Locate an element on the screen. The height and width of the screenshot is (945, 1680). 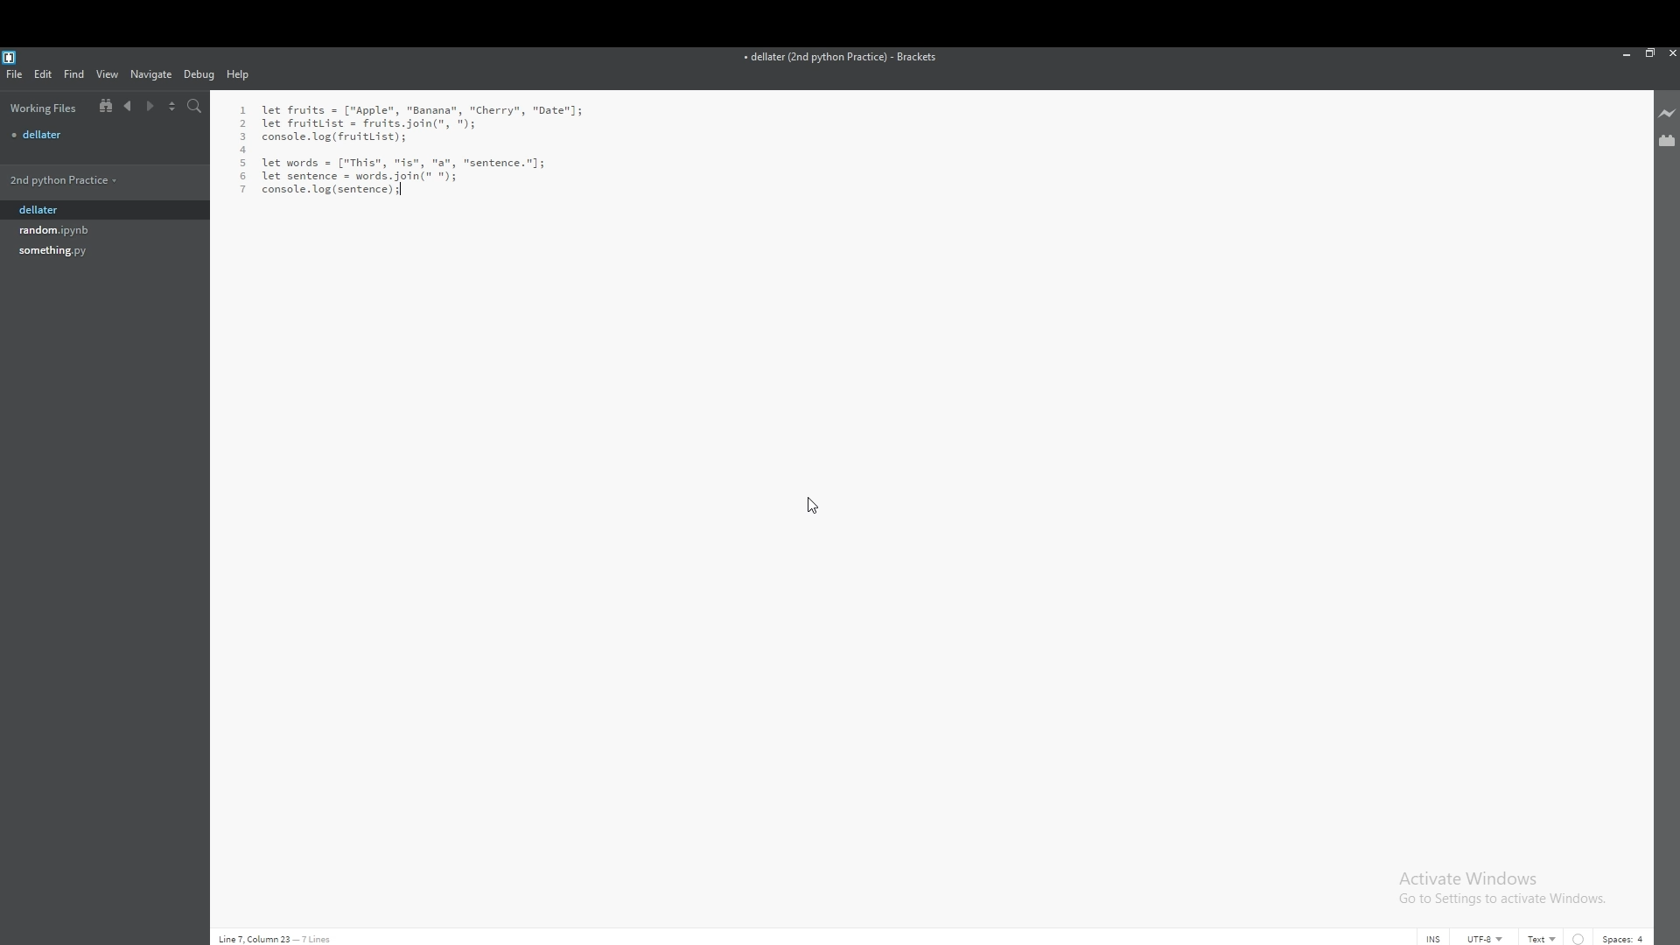
live preview is located at coordinates (1666, 115).